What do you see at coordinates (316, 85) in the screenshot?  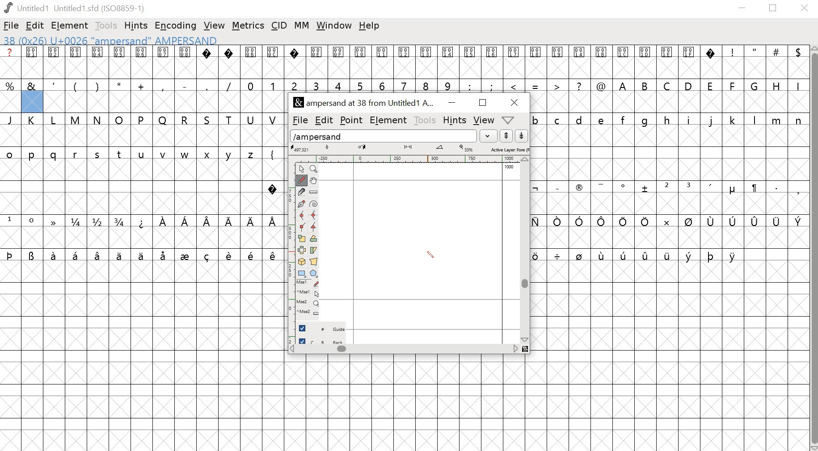 I see `3` at bounding box center [316, 85].